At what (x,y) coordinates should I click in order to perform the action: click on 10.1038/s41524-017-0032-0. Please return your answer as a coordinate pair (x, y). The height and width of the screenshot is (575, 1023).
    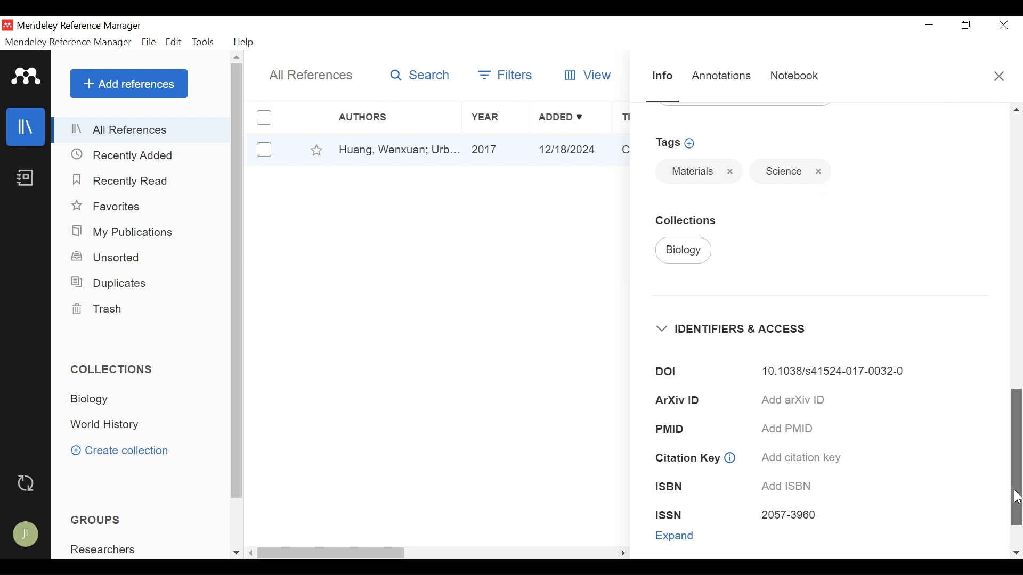
    Looking at the image, I should click on (835, 371).